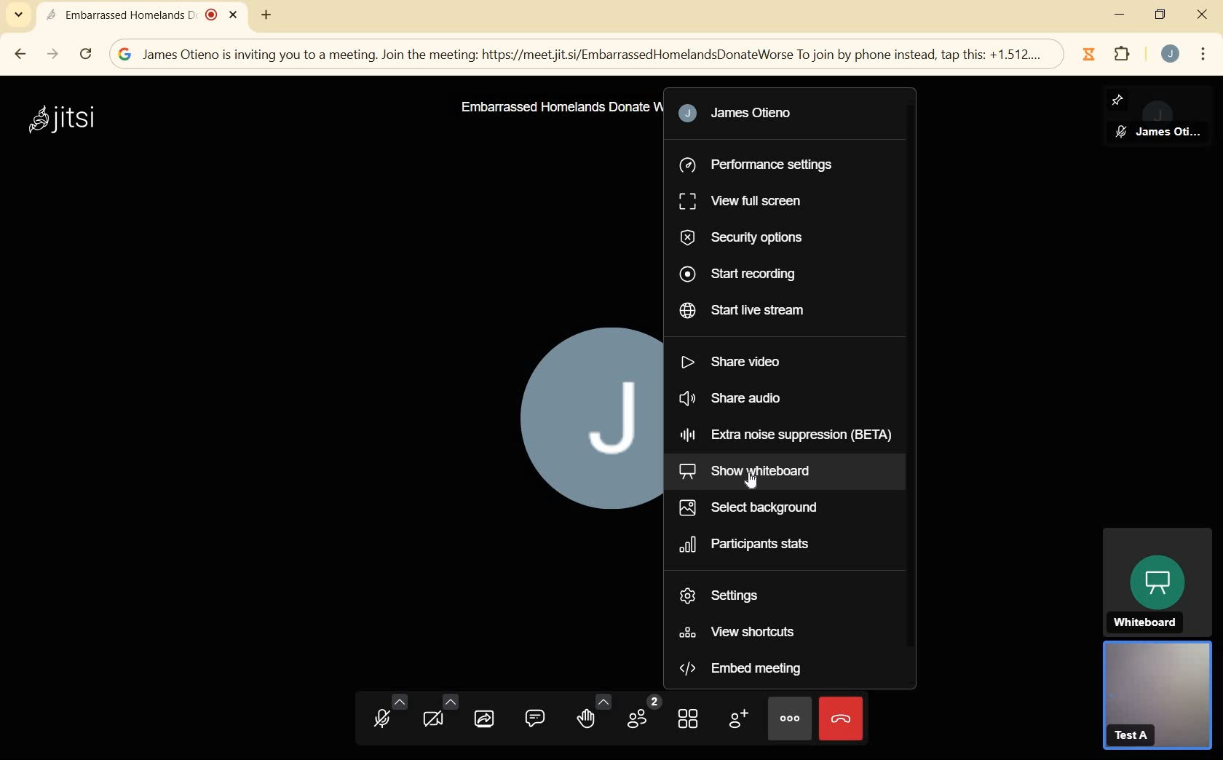  Describe the element at coordinates (772, 400) in the screenshot. I see `SHARE AUDIO` at that location.